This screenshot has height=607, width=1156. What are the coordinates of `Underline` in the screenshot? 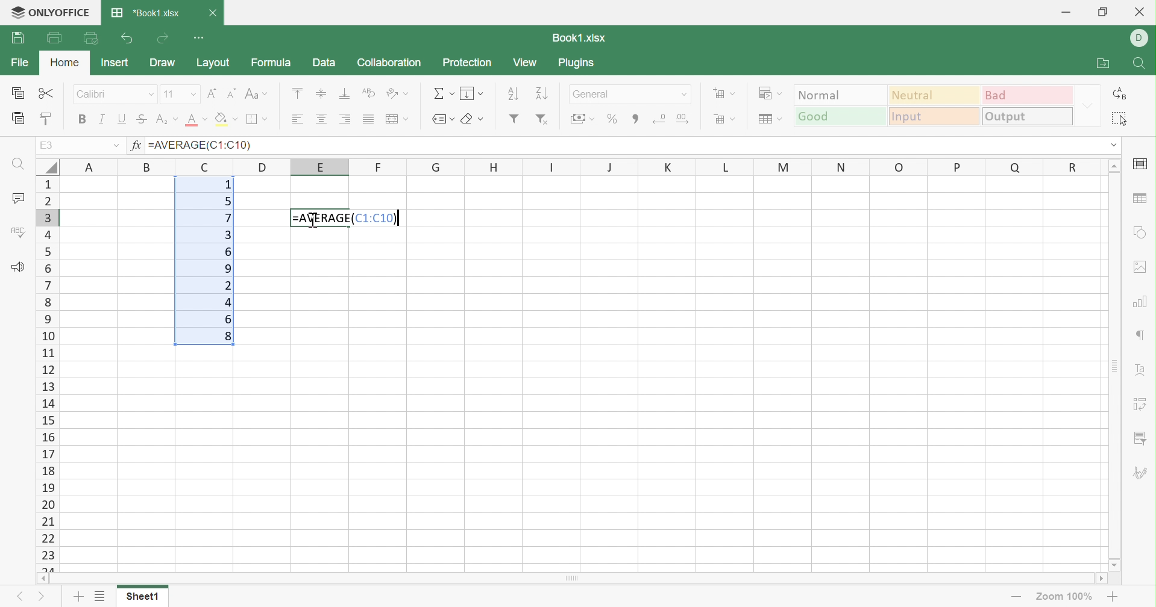 It's located at (123, 119).